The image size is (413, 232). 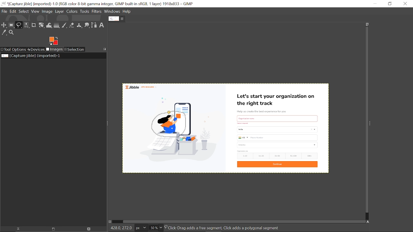 I want to click on Edit, so click(x=14, y=11).